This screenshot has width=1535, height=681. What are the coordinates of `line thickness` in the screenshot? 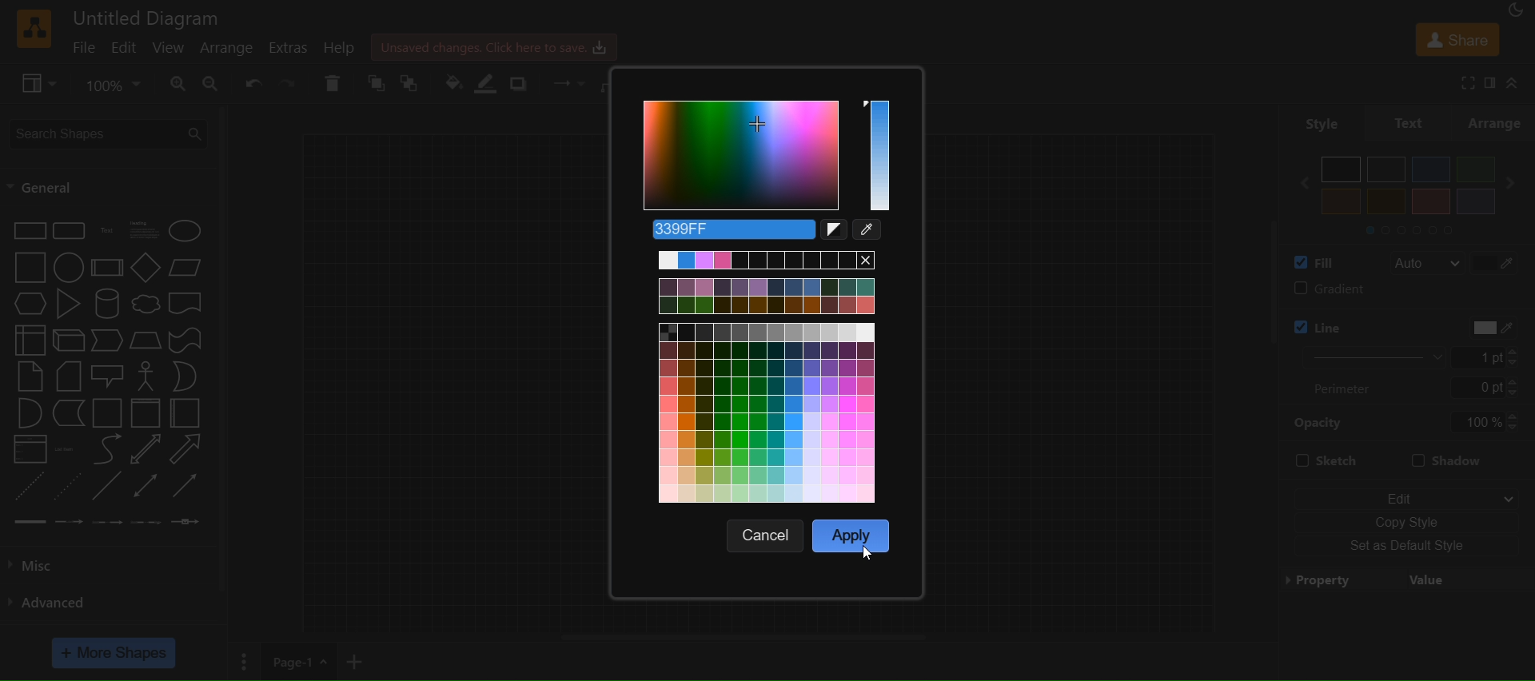 It's located at (1362, 356).